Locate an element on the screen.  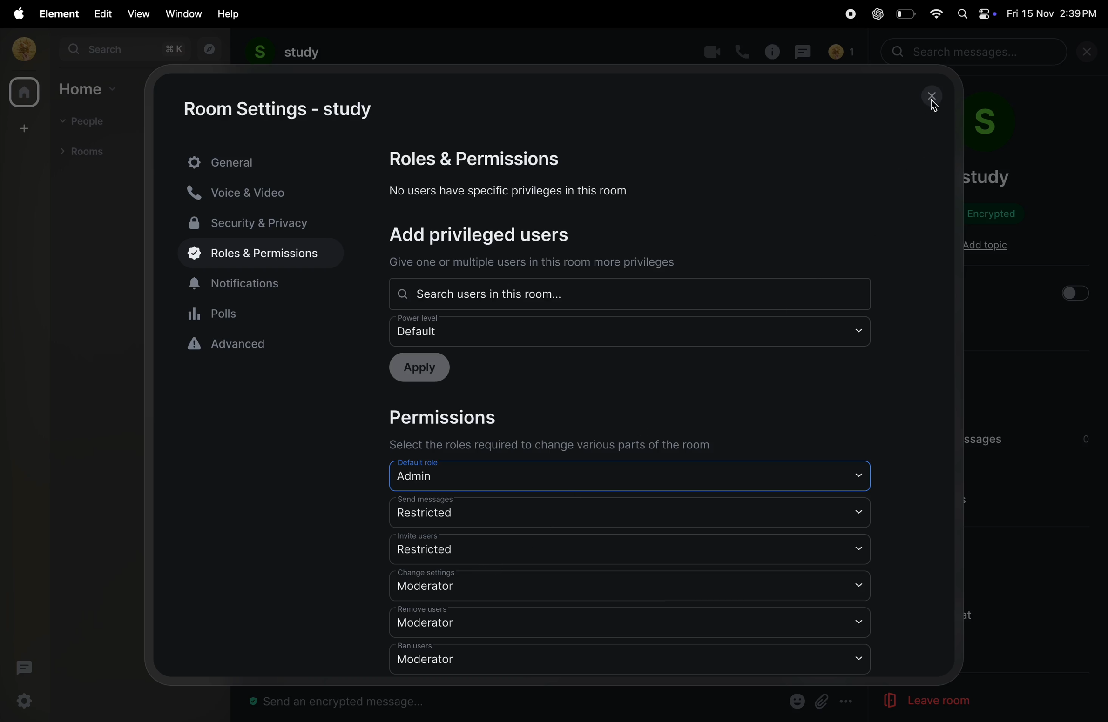
no of people is located at coordinates (841, 52).